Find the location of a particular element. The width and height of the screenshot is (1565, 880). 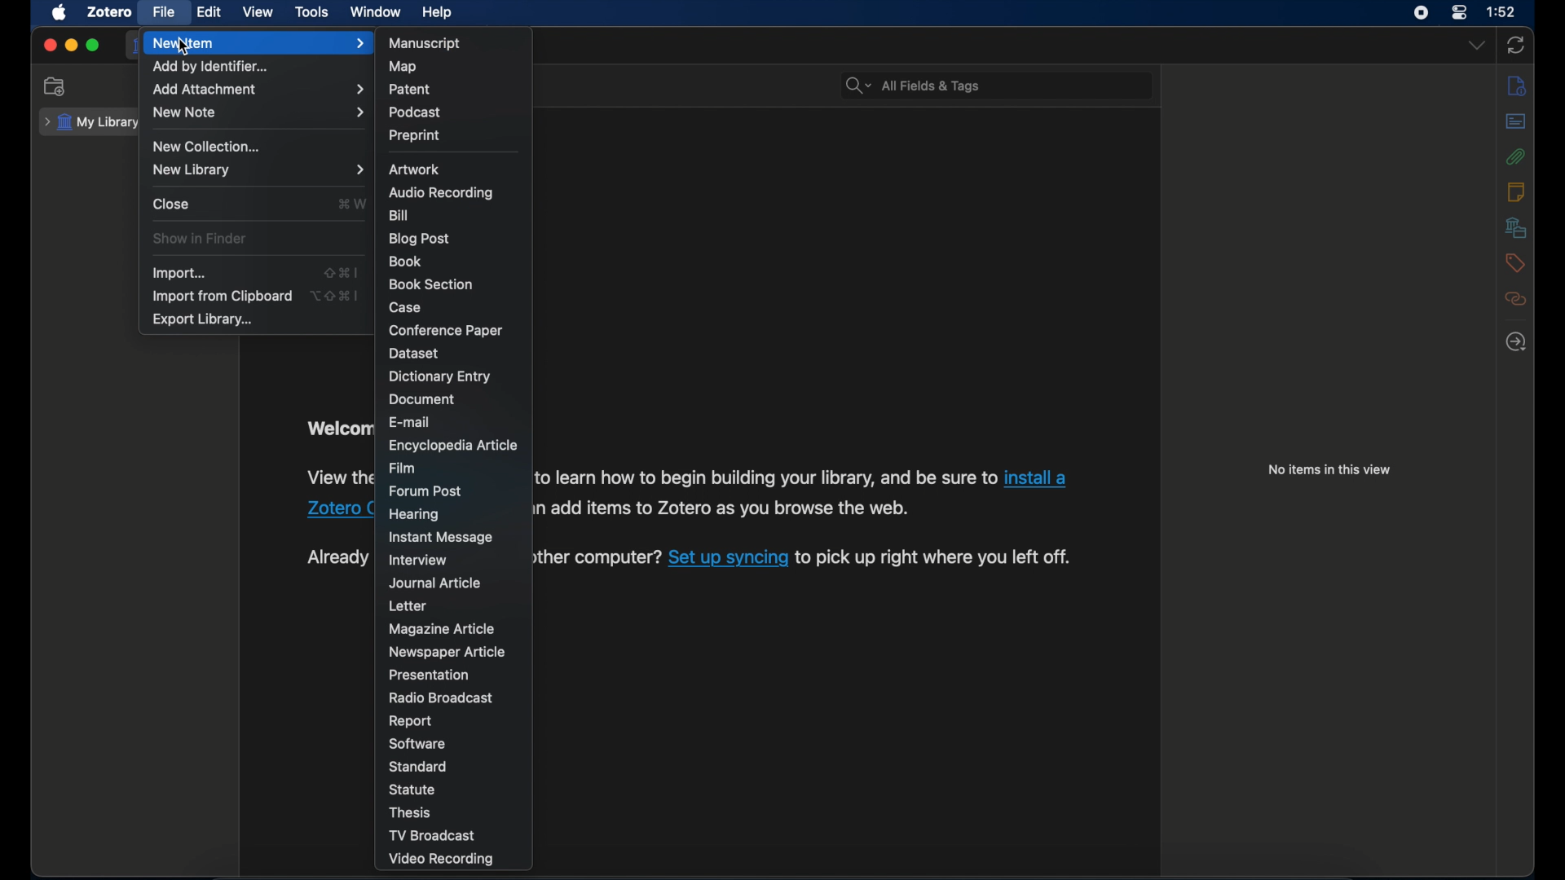

newspaper article is located at coordinates (446, 653).